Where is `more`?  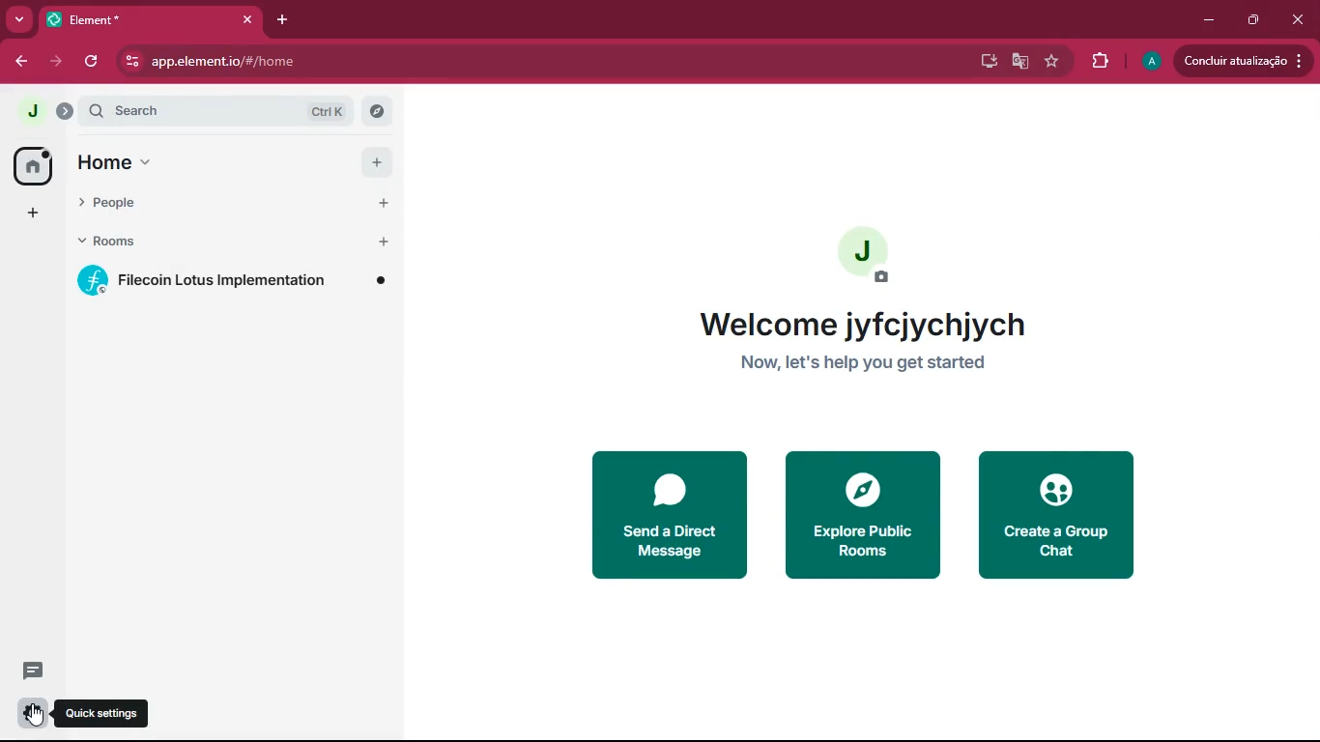
more is located at coordinates (33, 213).